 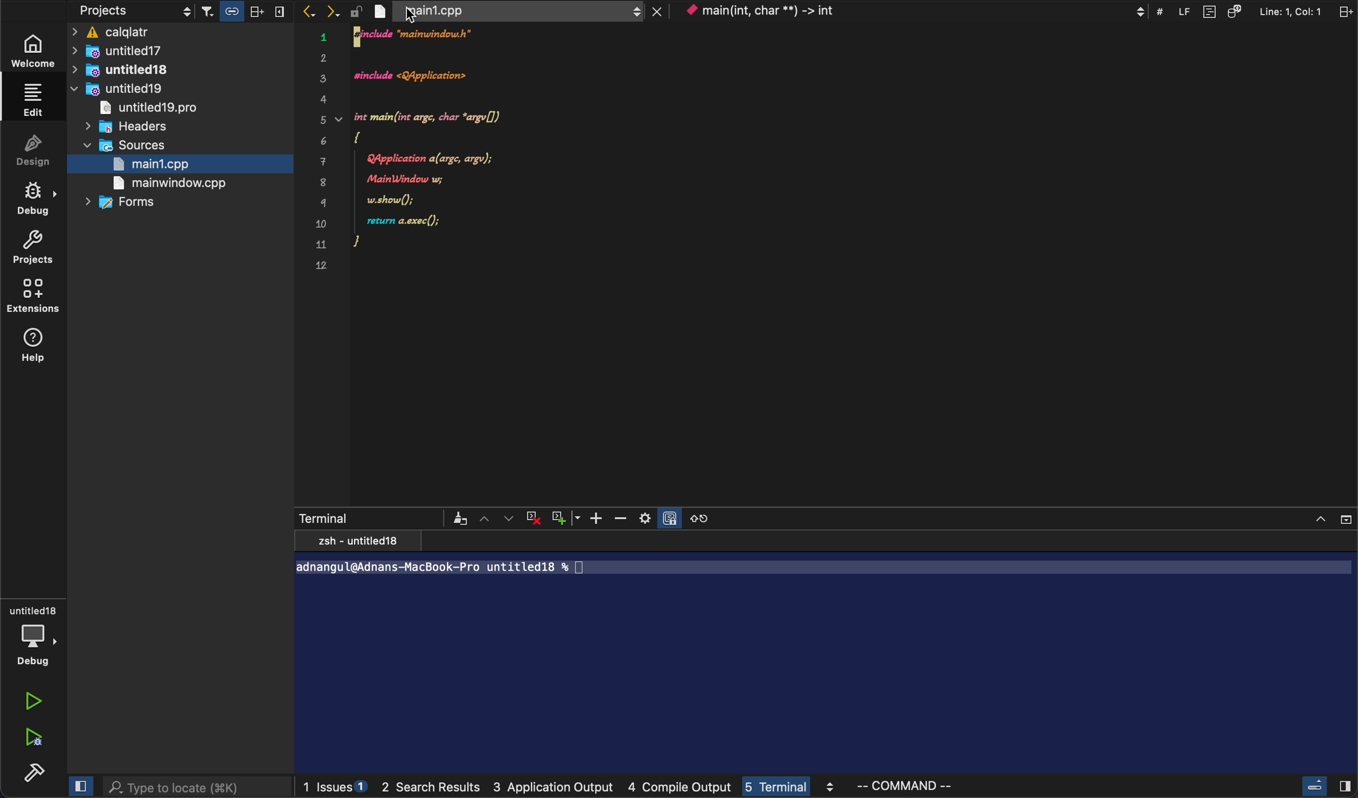 I want to click on run, so click(x=33, y=703).